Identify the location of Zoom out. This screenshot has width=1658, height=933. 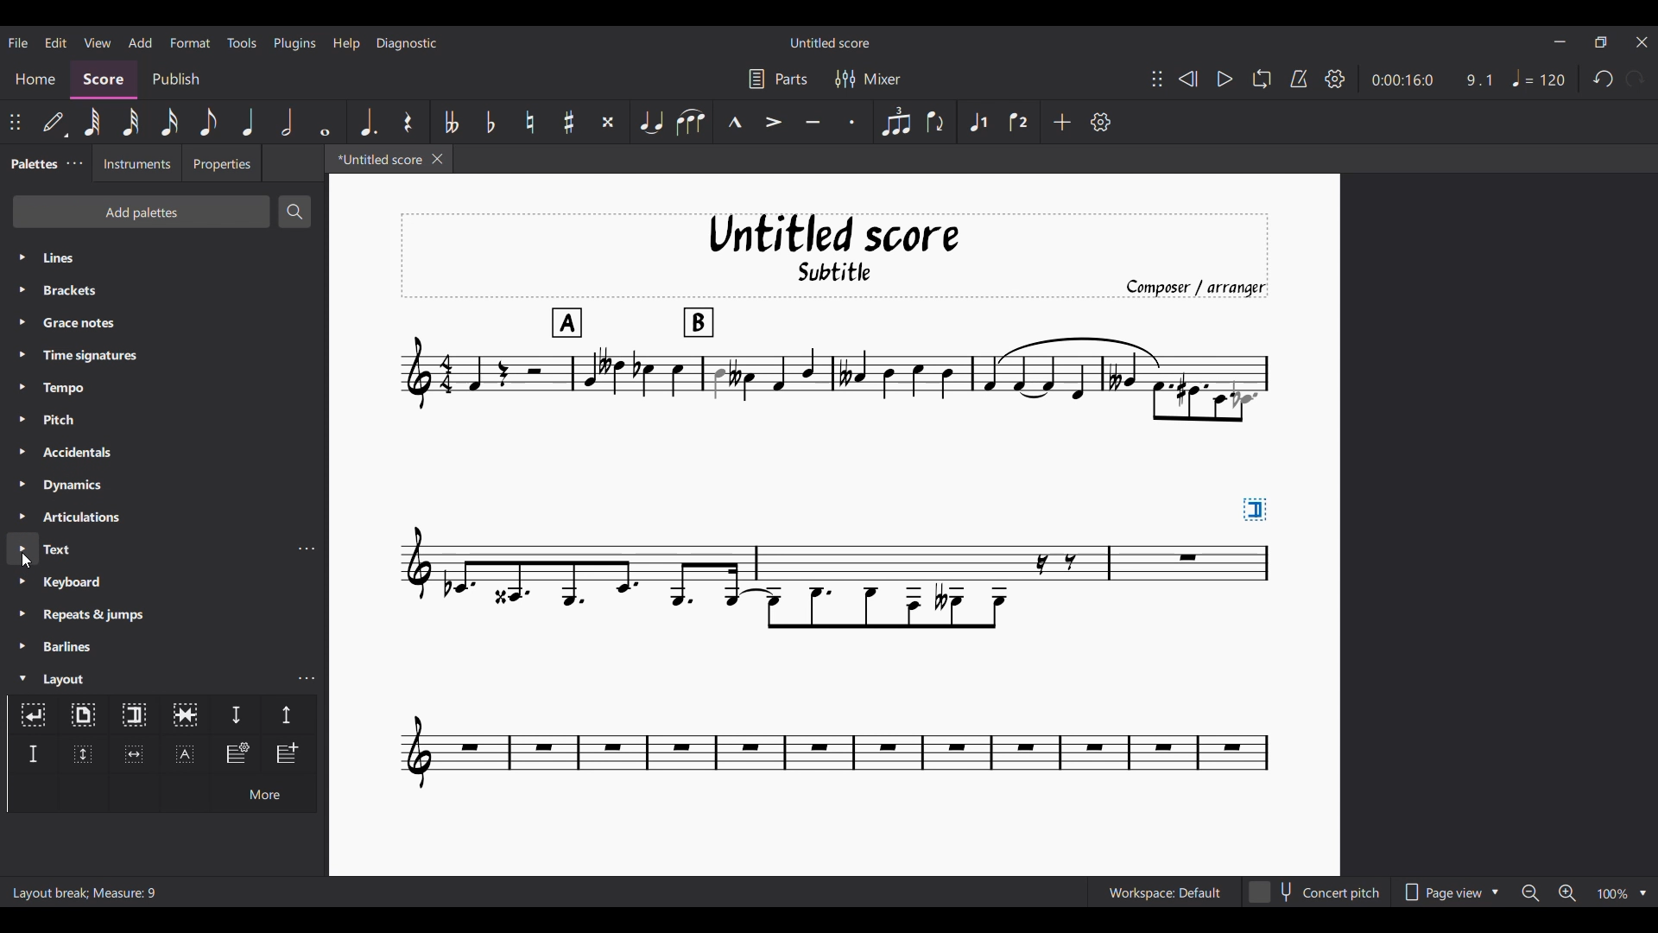
(1531, 892).